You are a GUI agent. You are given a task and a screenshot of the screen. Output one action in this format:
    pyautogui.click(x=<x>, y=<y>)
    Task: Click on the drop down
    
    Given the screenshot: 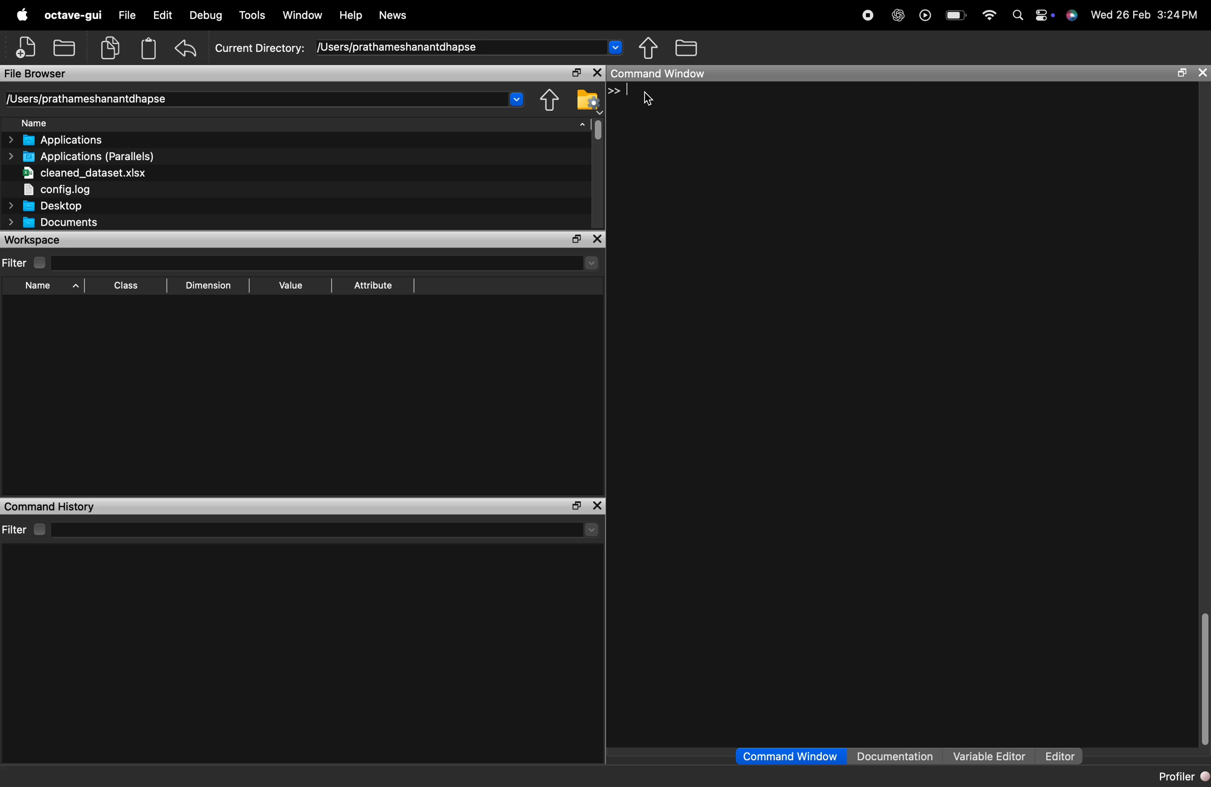 What is the action you would take?
    pyautogui.click(x=591, y=530)
    